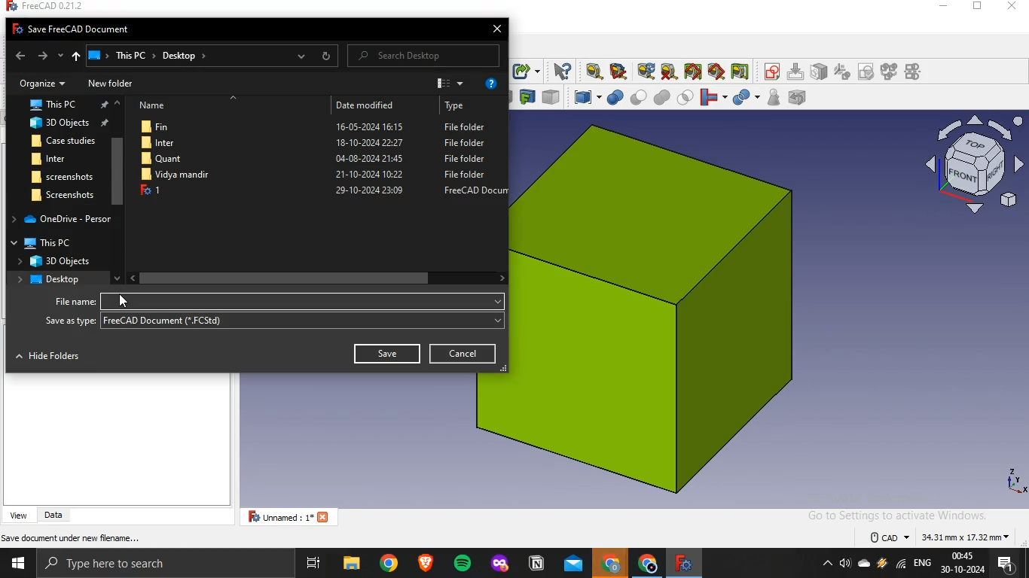 The image size is (1029, 578). Describe the element at coordinates (647, 564) in the screenshot. I see `google chrome` at that location.